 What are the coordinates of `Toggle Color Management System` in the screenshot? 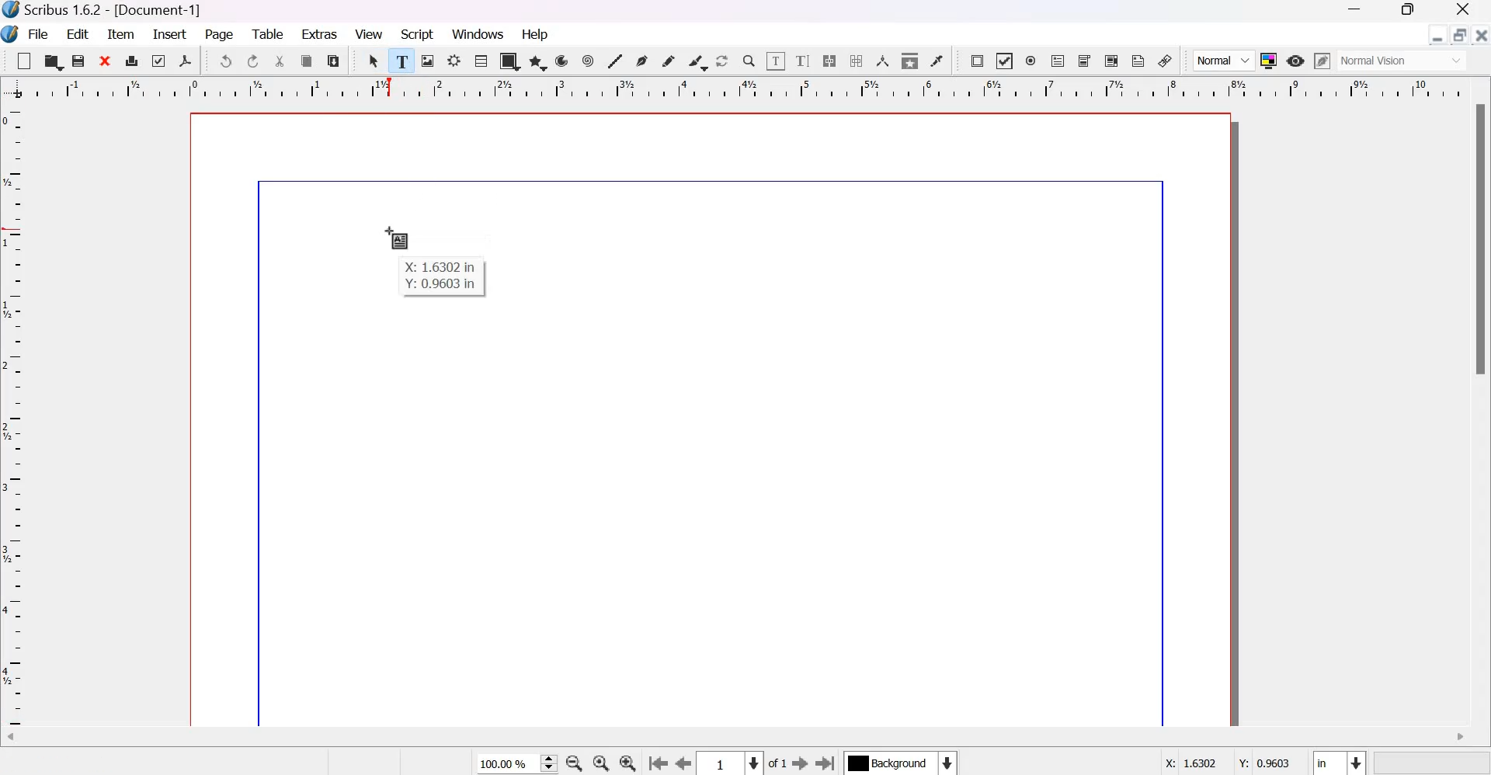 It's located at (1269, 60).